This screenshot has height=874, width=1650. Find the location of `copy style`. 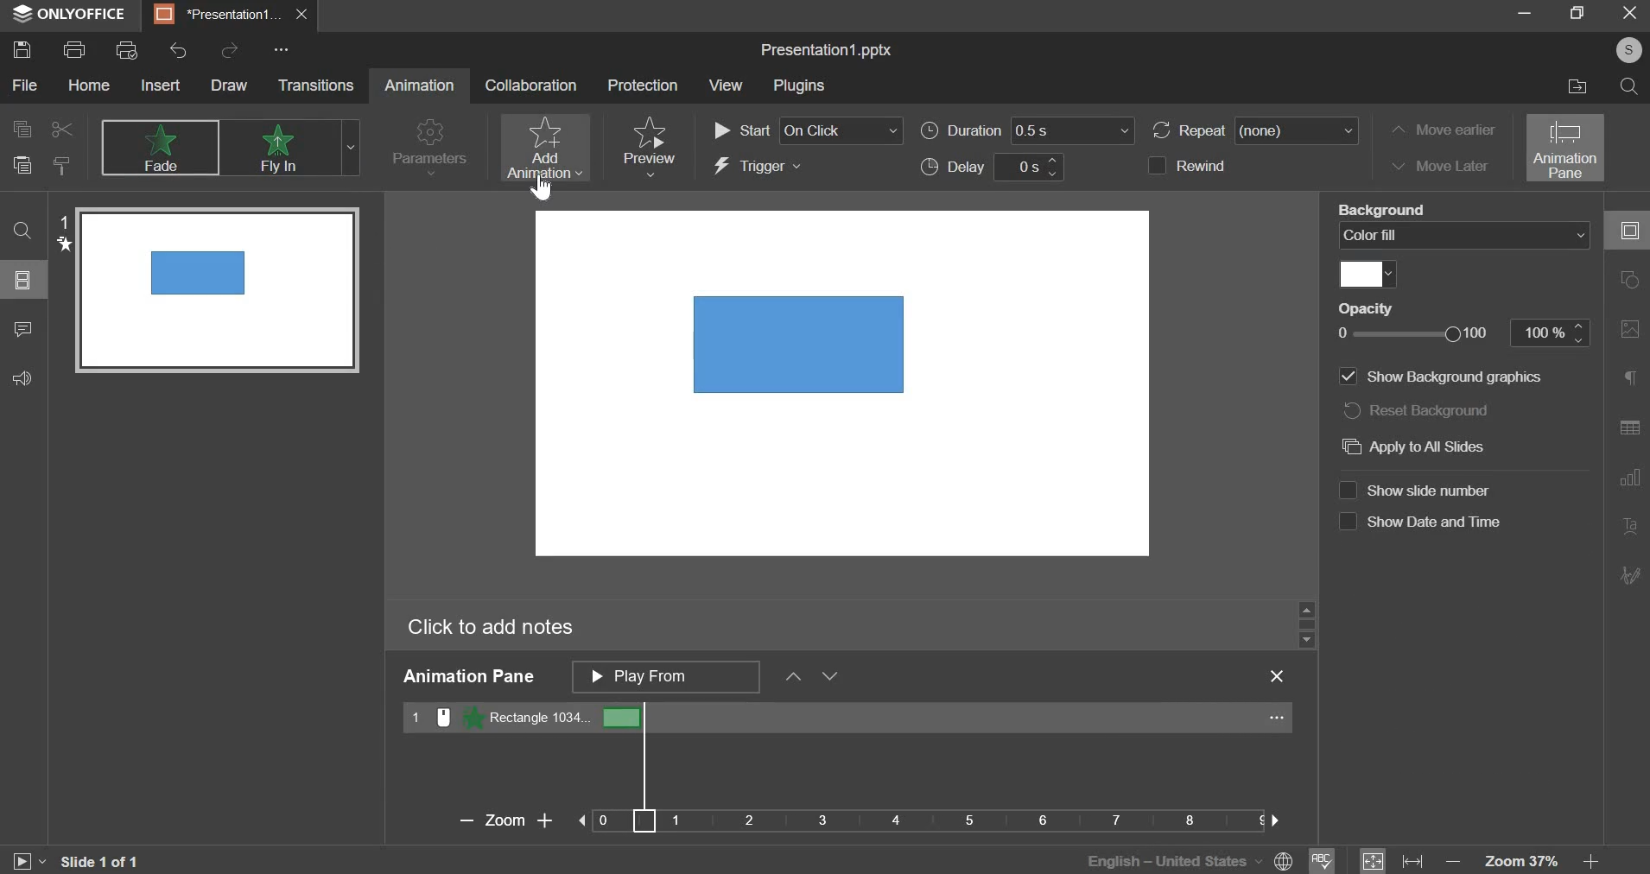

copy style is located at coordinates (64, 166).